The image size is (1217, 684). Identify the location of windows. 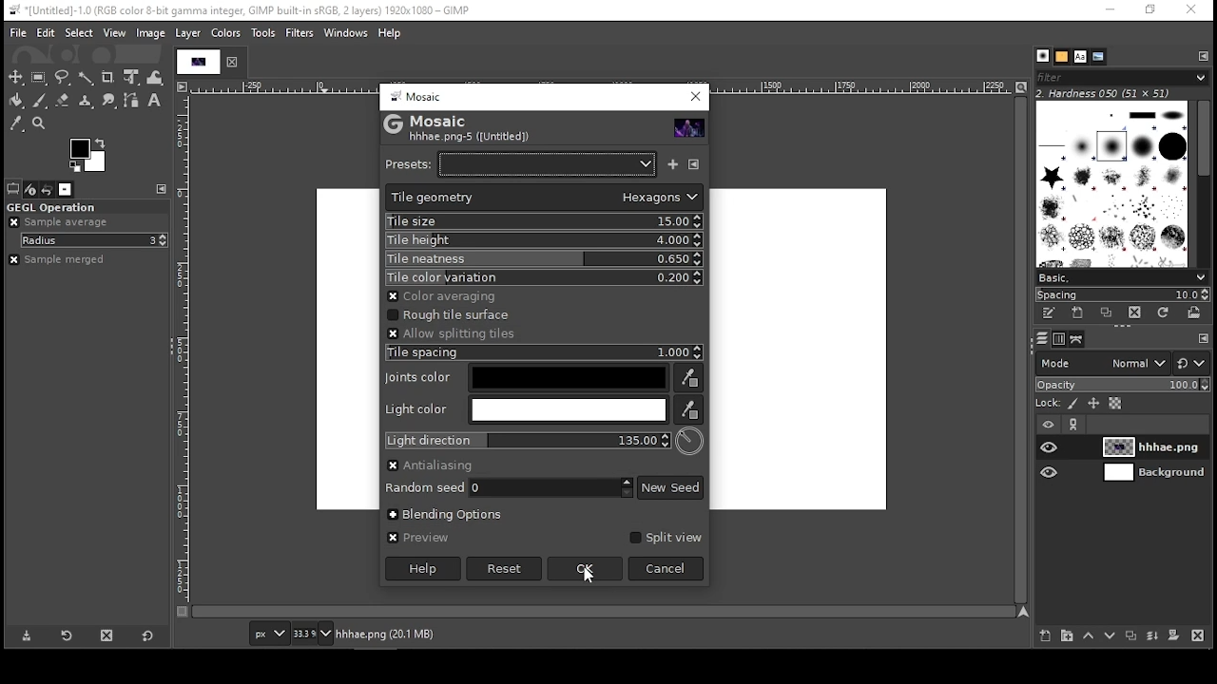
(344, 33).